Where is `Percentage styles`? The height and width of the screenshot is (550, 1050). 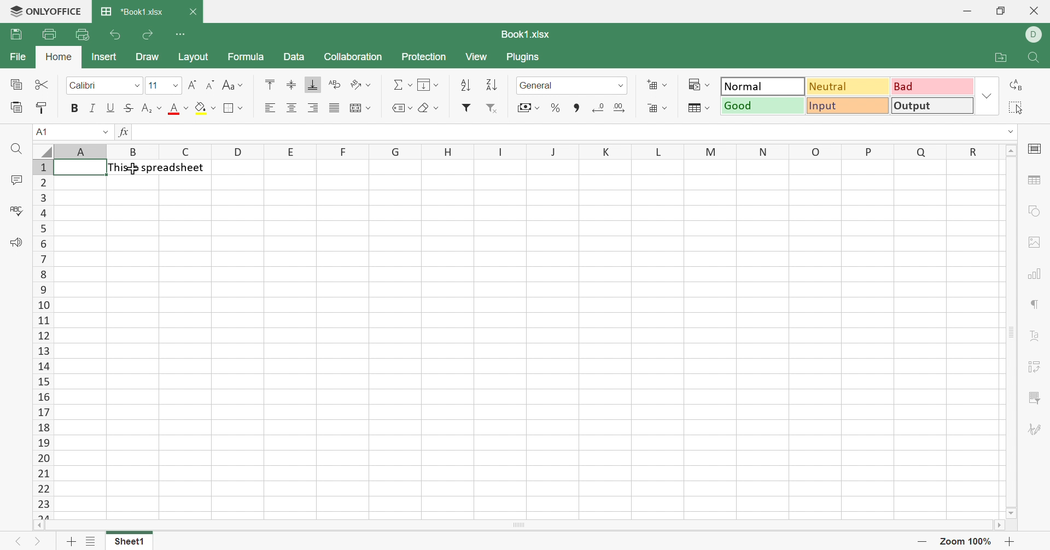
Percentage styles is located at coordinates (555, 107).